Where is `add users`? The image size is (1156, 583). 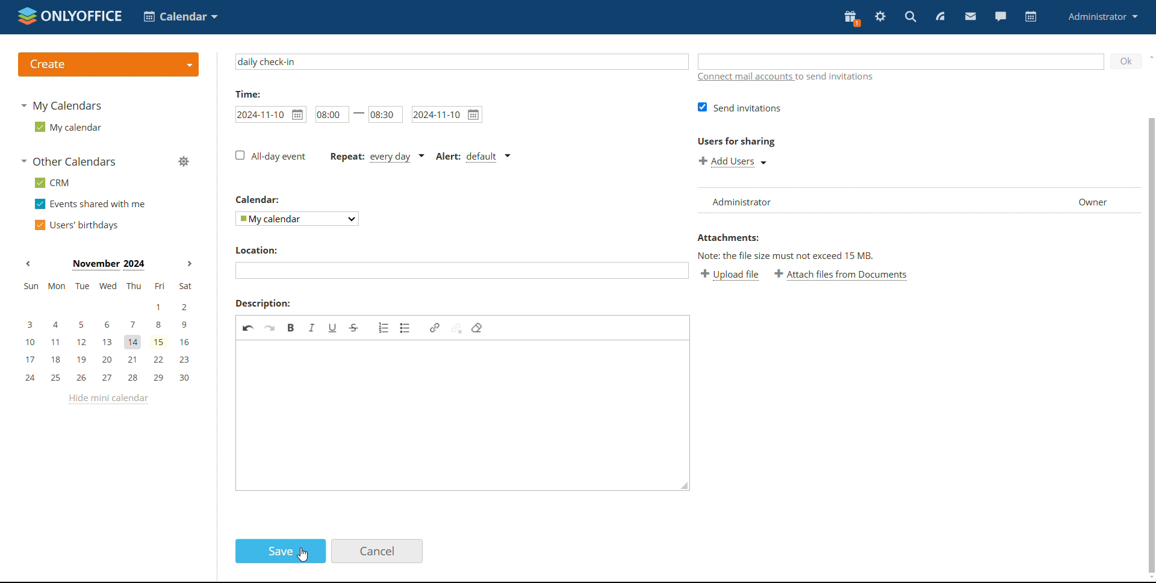
add users is located at coordinates (733, 161).